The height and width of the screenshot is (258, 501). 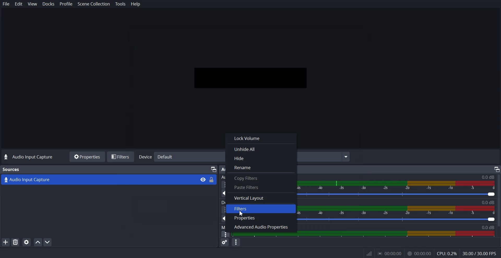 I want to click on Text , so click(x=29, y=157).